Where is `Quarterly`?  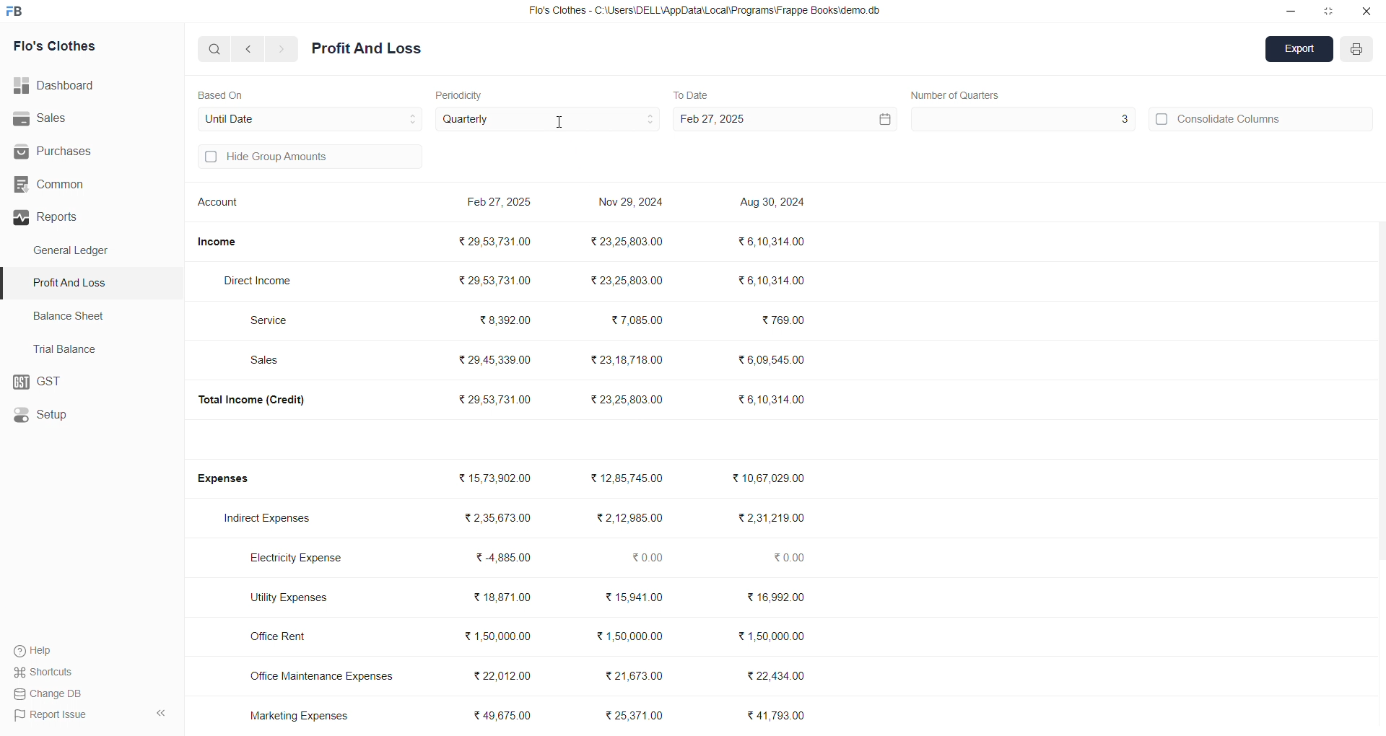 Quarterly is located at coordinates (549, 120).